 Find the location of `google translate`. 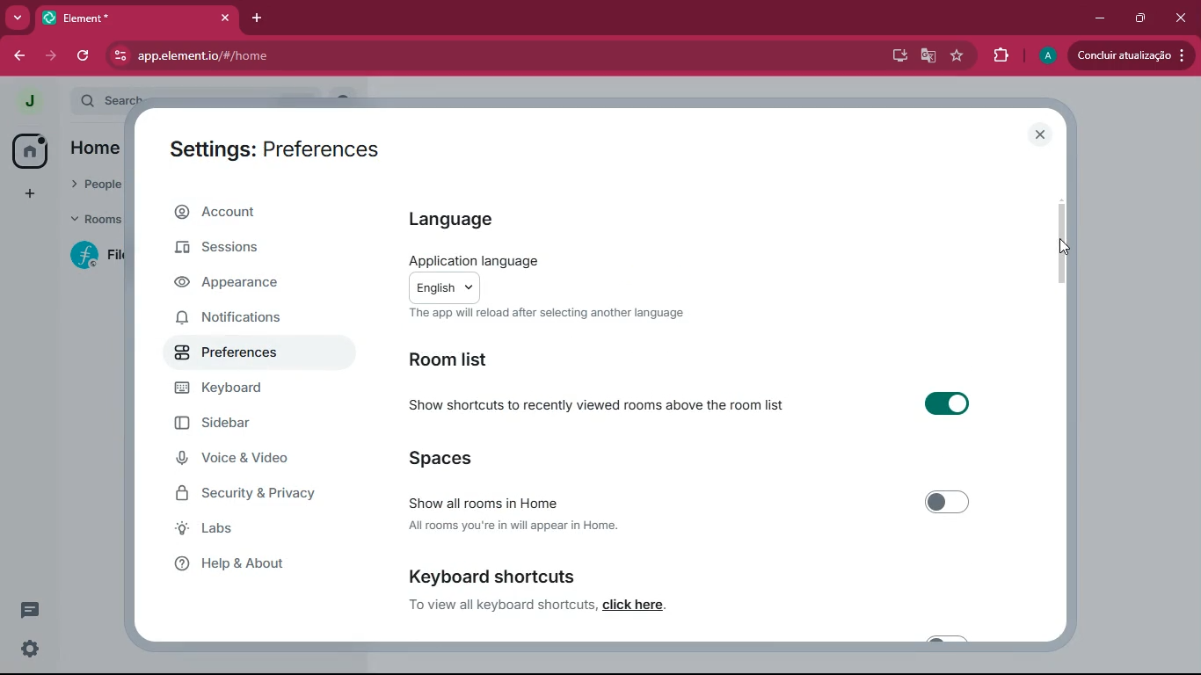

google translate is located at coordinates (927, 58).